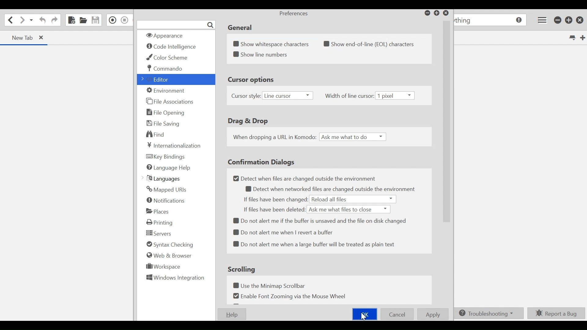 This screenshot has height=330, width=587. Describe the element at coordinates (284, 232) in the screenshot. I see `Do not alert me when I revert a buffer` at that location.